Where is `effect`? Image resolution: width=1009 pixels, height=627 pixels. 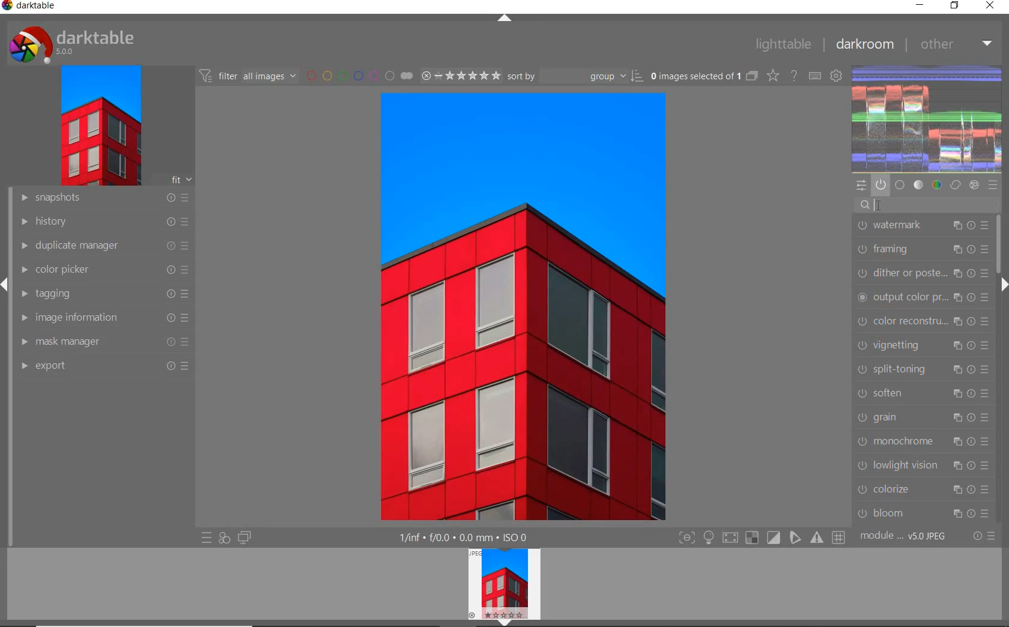
effect is located at coordinates (975, 185).